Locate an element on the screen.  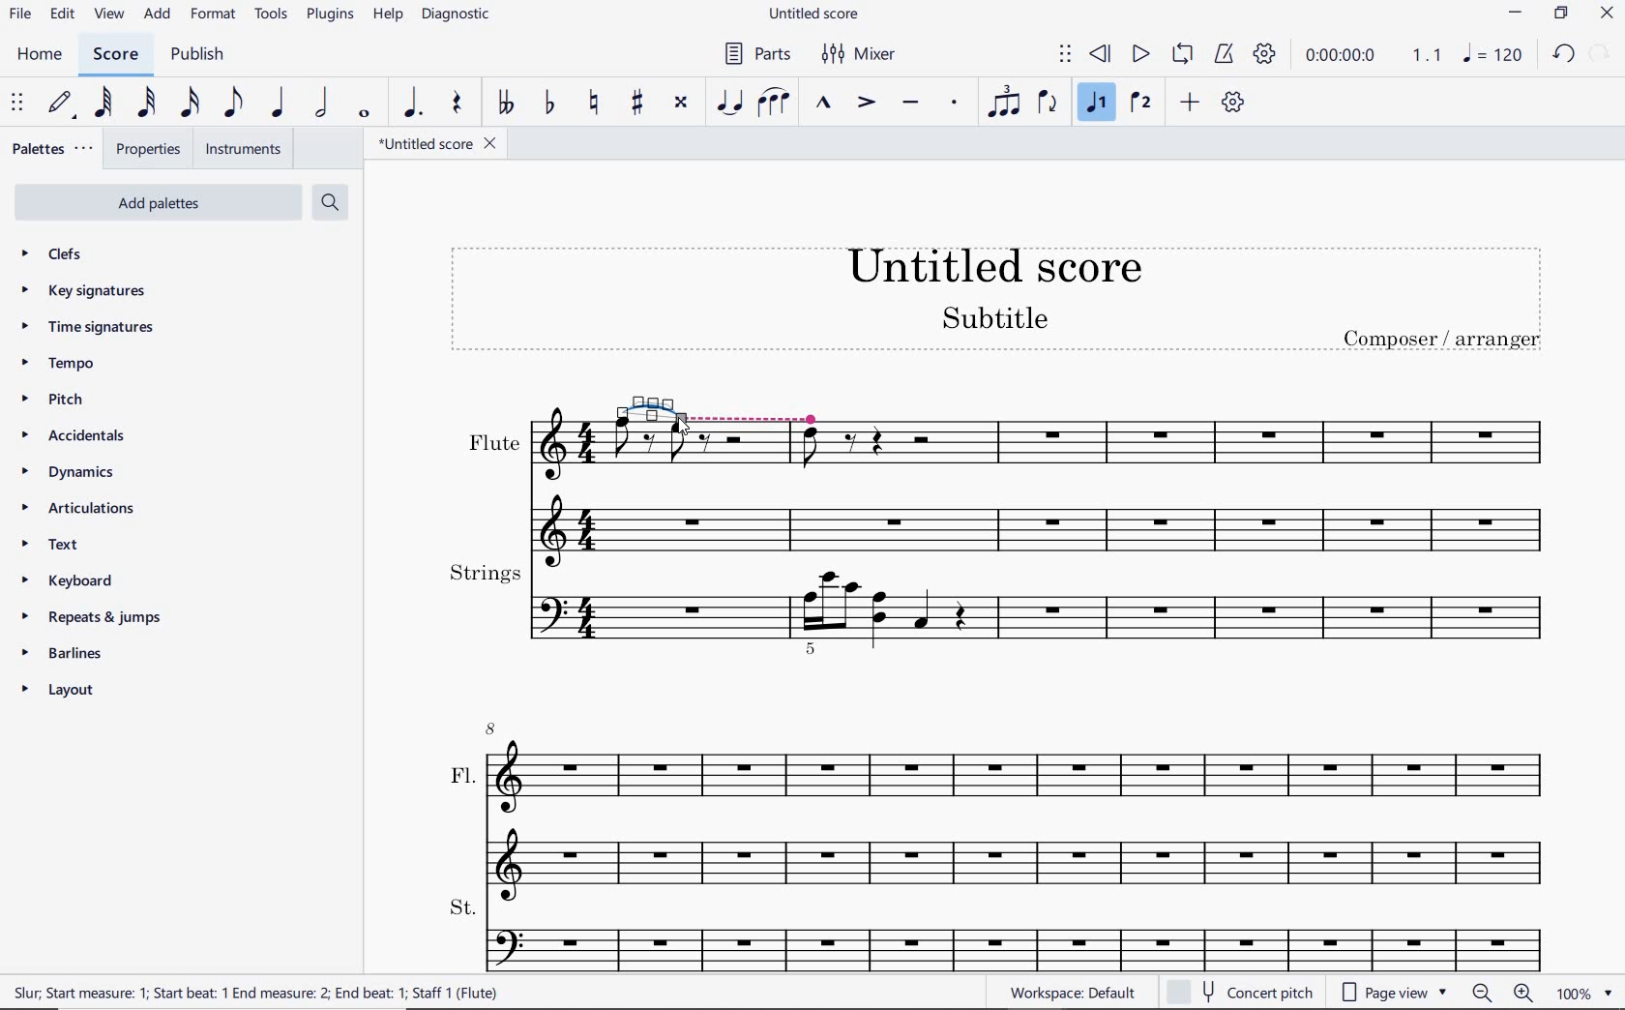
MARCATO is located at coordinates (825, 104).